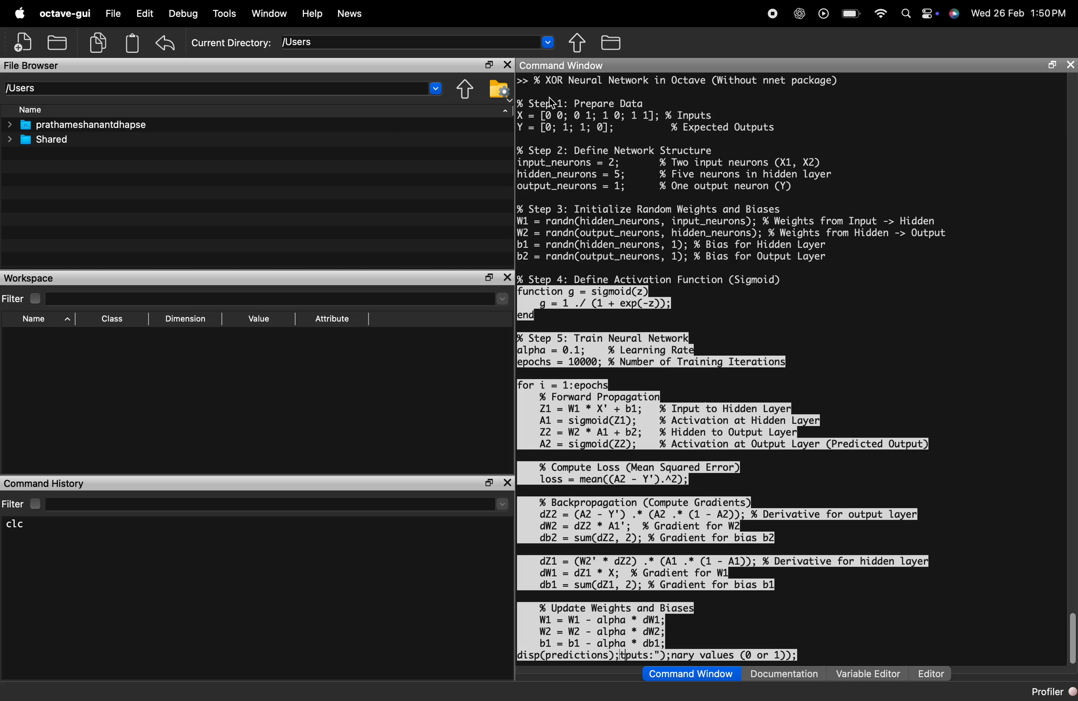 This screenshot has height=701, width=1078. I want to click on directory settings, so click(497, 88).